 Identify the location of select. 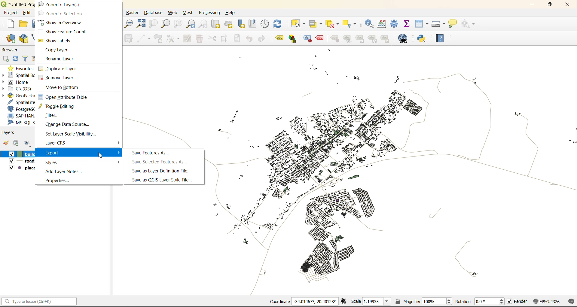
(297, 24).